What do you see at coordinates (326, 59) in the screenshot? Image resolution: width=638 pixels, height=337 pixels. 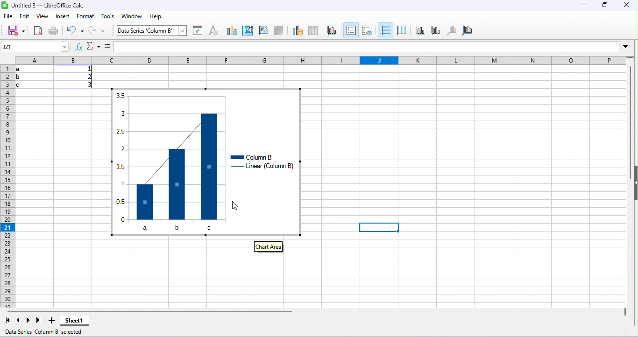 I see `column headings` at bounding box center [326, 59].